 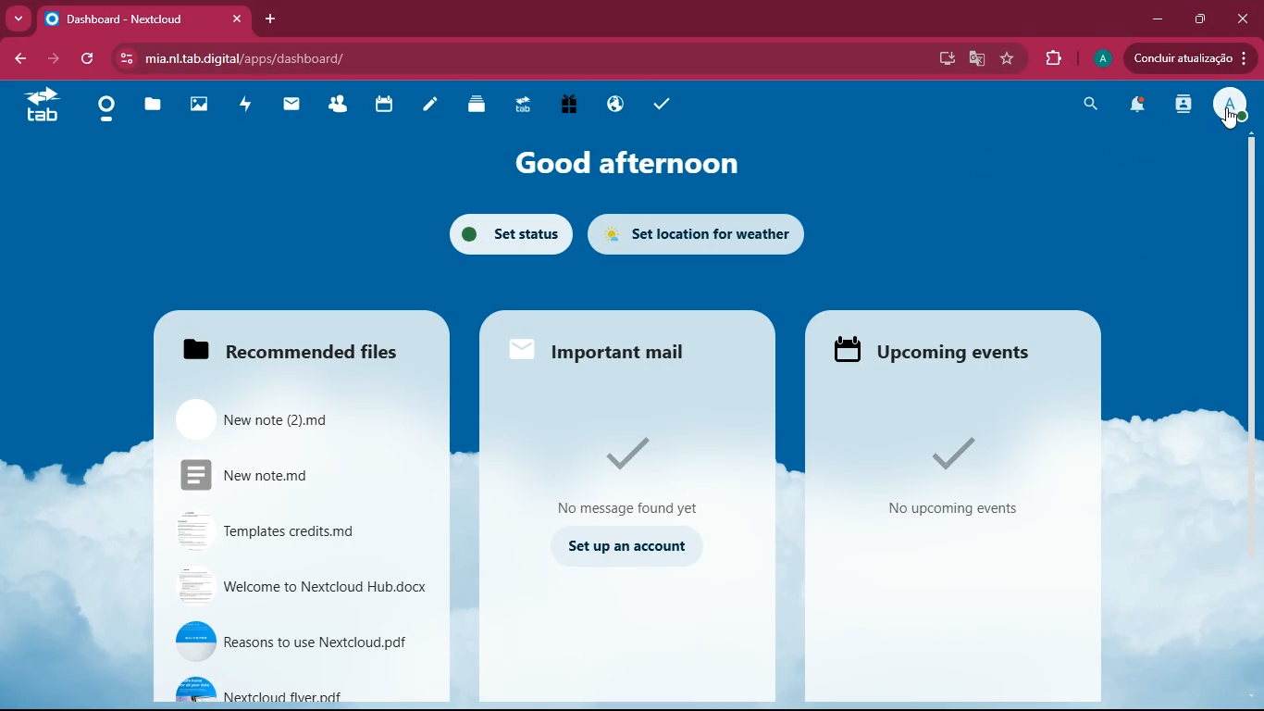 What do you see at coordinates (300, 419) in the screenshot?
I see `file` at bounding box center [300, 419].